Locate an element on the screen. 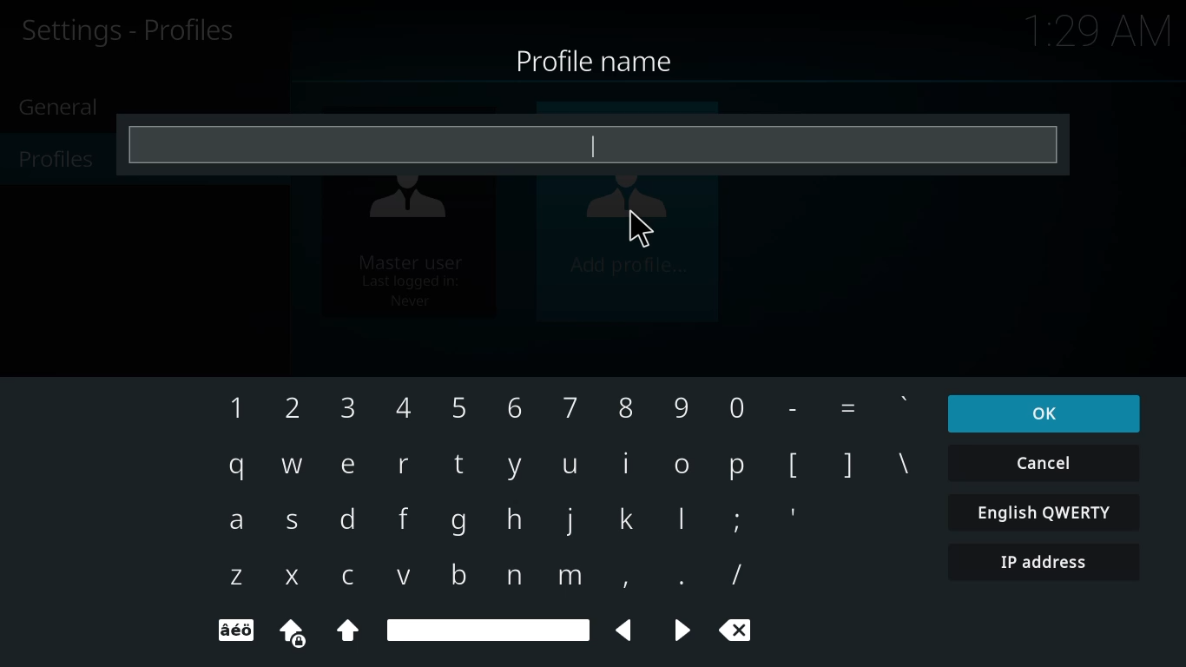  c is located at coordinates (348, 574).